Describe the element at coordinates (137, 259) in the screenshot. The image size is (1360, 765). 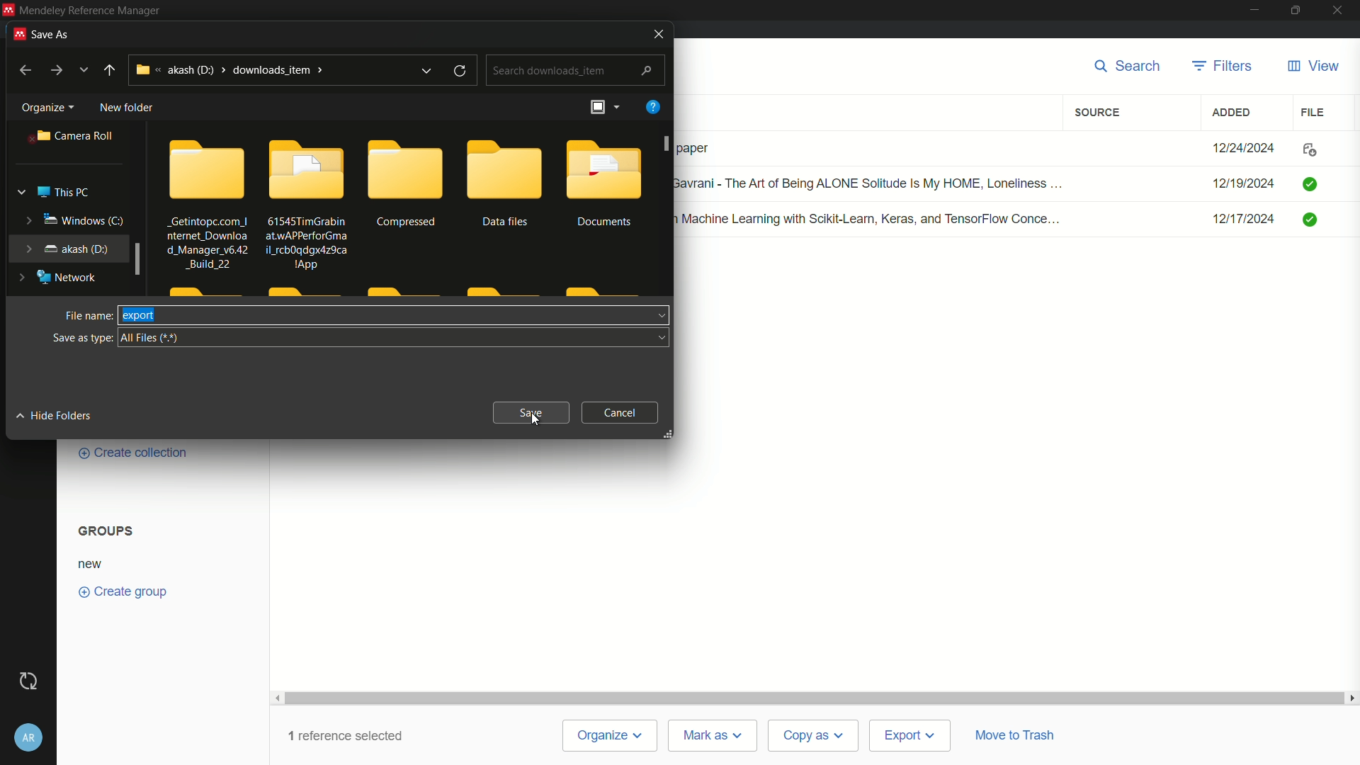
I see `scroll bar` at that location.